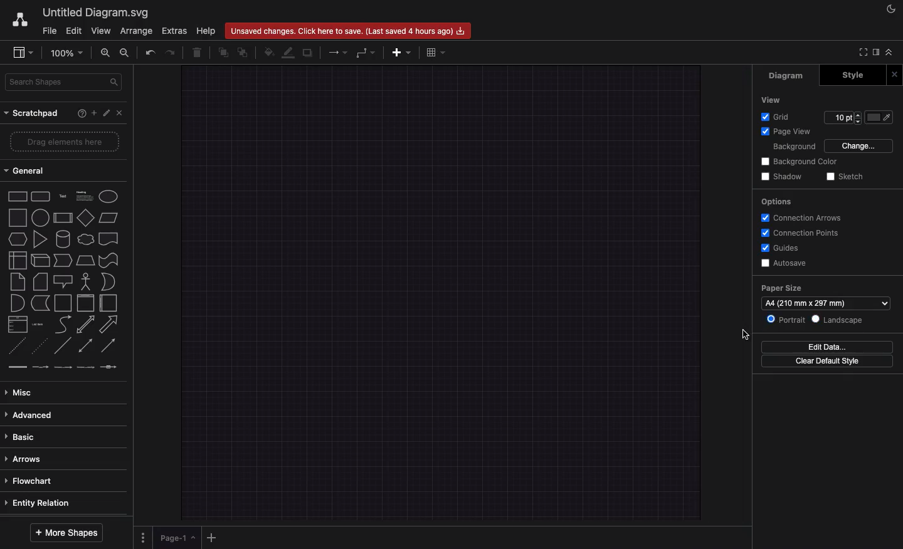 Image resolution: width=903 pixels, height=549 pixels. What do you see at coordinates (769, 100) in the screenshot?
I see `View` at bounding box center [769, 100].